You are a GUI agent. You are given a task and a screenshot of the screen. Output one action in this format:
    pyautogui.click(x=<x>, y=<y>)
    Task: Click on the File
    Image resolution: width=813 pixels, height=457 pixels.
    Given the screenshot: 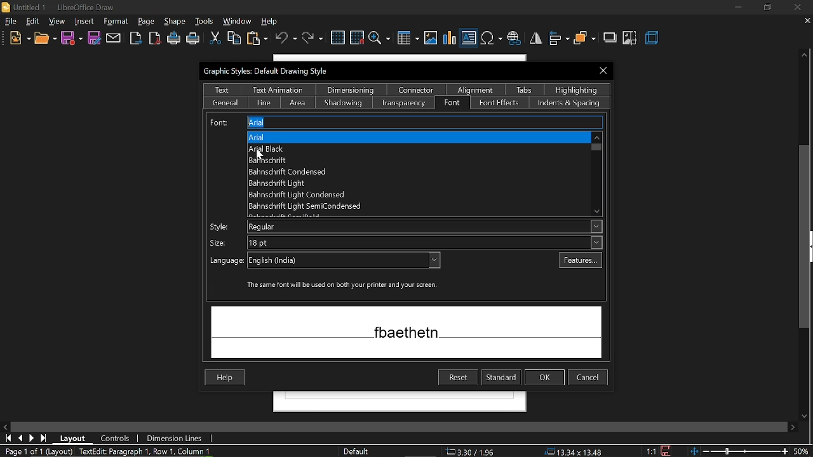 What is the action you would take?
    pyautogui.click(x=11, y=21)
    